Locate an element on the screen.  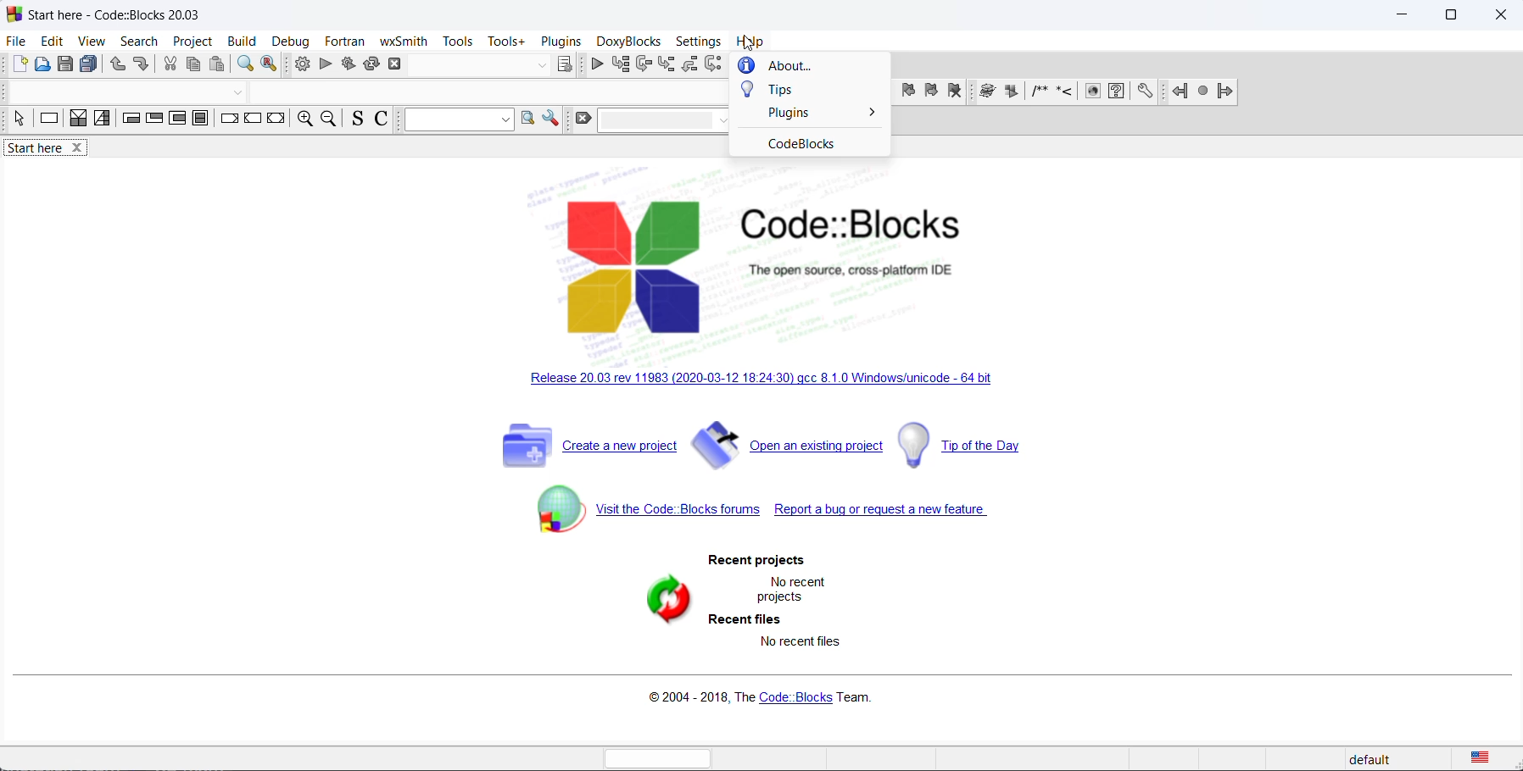
no recent projects is located at coordinates (789, 590).